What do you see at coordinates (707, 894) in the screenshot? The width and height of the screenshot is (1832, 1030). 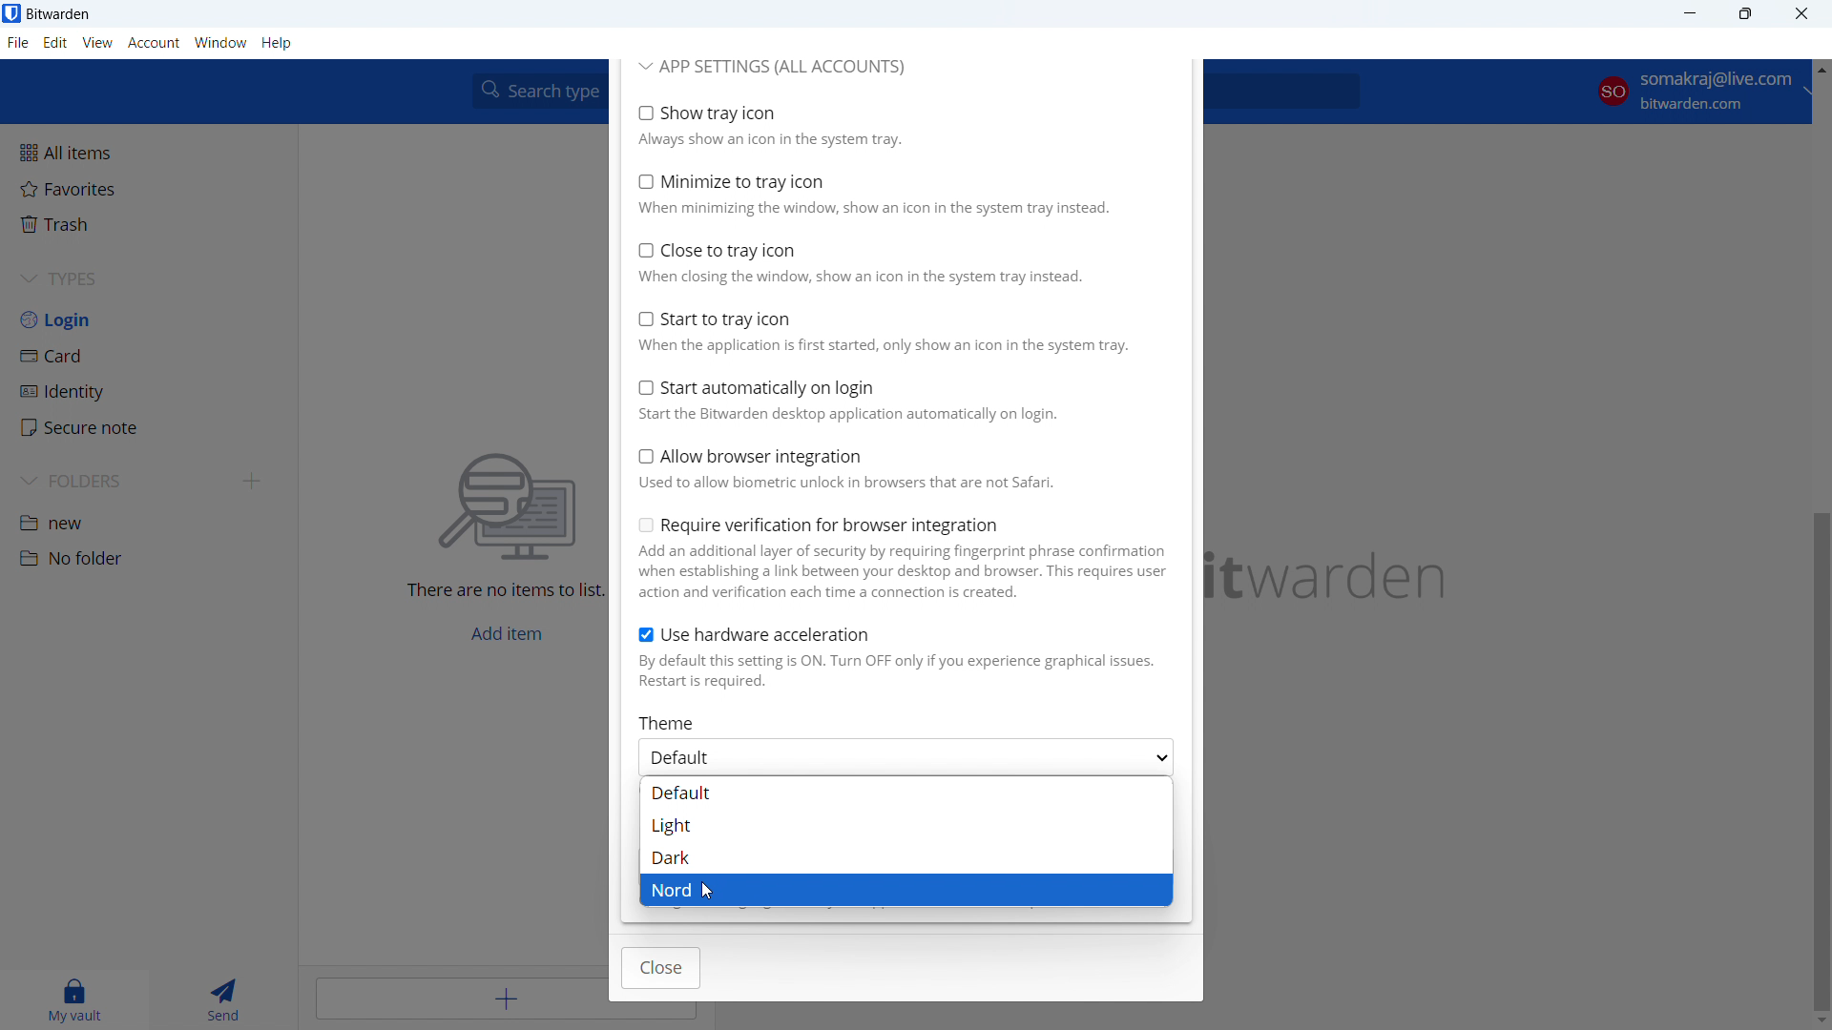 I see `cursor` at bounding box center [707, 894].